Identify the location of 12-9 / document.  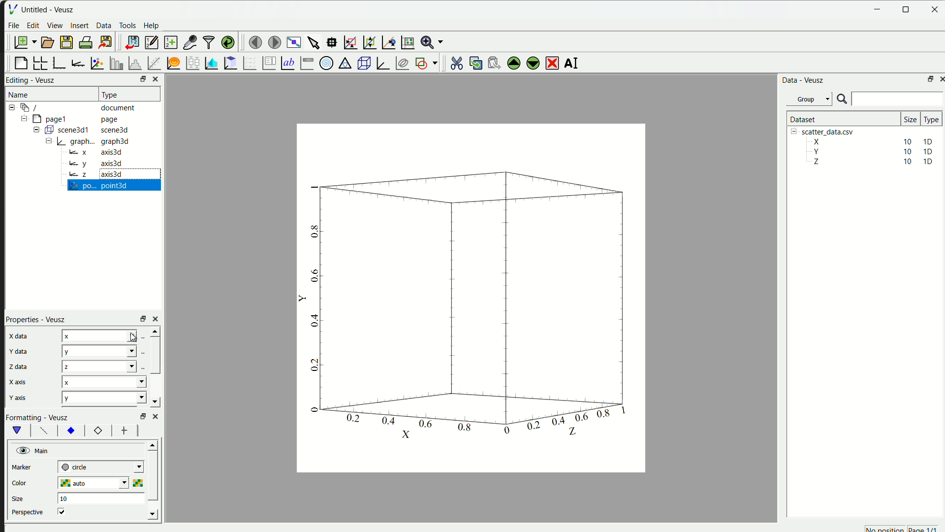
(71, 107).